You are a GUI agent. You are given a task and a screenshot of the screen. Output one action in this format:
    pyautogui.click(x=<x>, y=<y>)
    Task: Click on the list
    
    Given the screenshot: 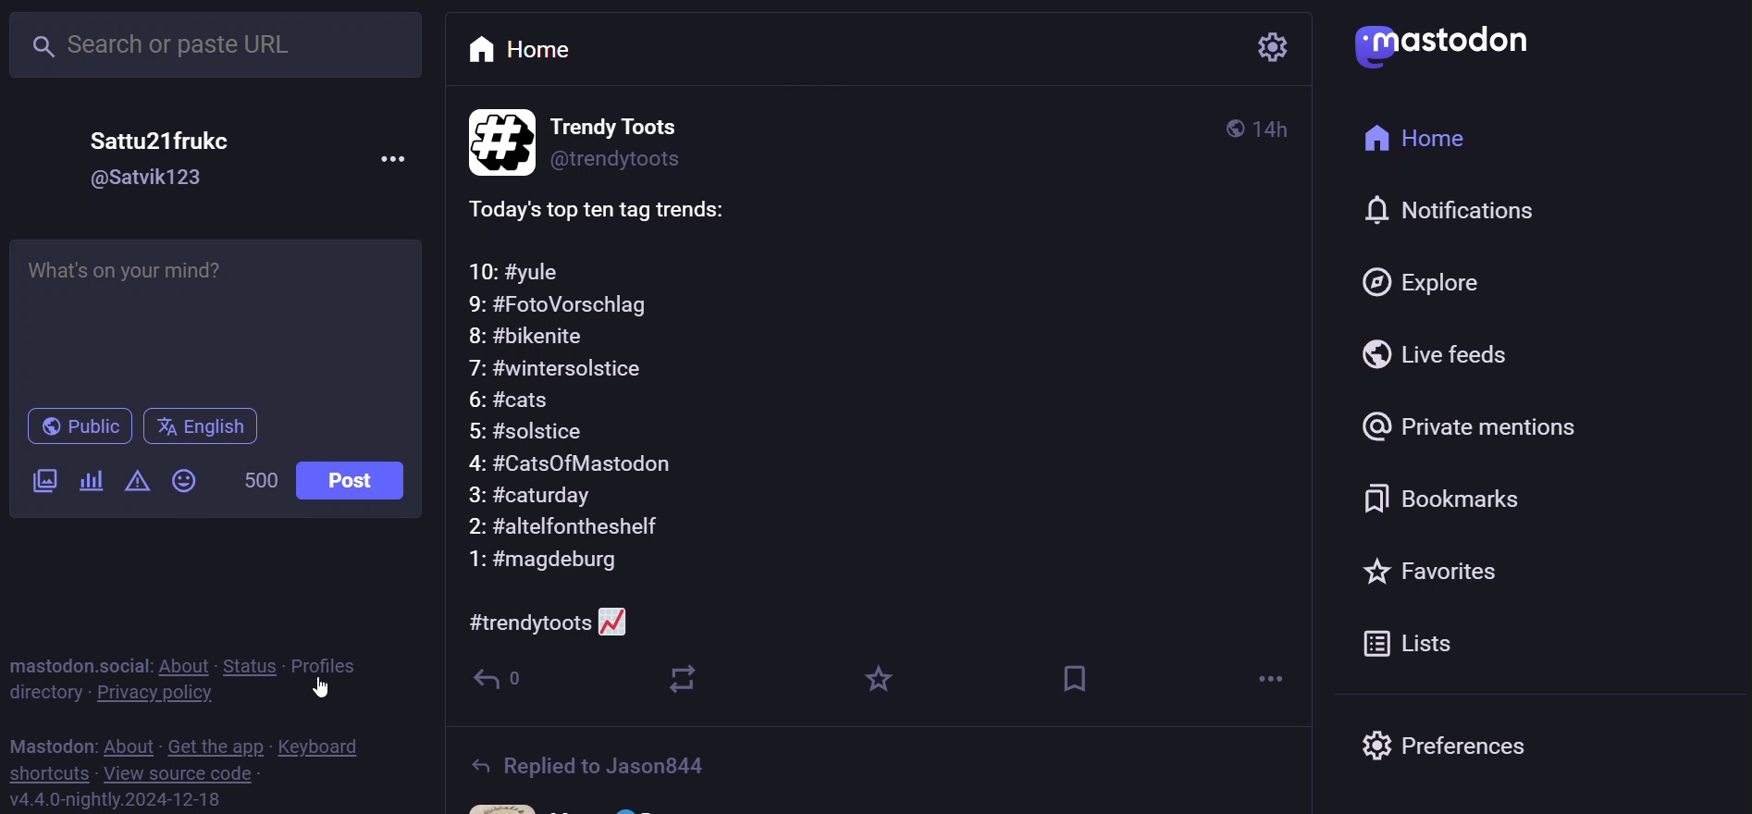 What is the action you would take?
    pyautogui.click(x=1419, y=643)
    